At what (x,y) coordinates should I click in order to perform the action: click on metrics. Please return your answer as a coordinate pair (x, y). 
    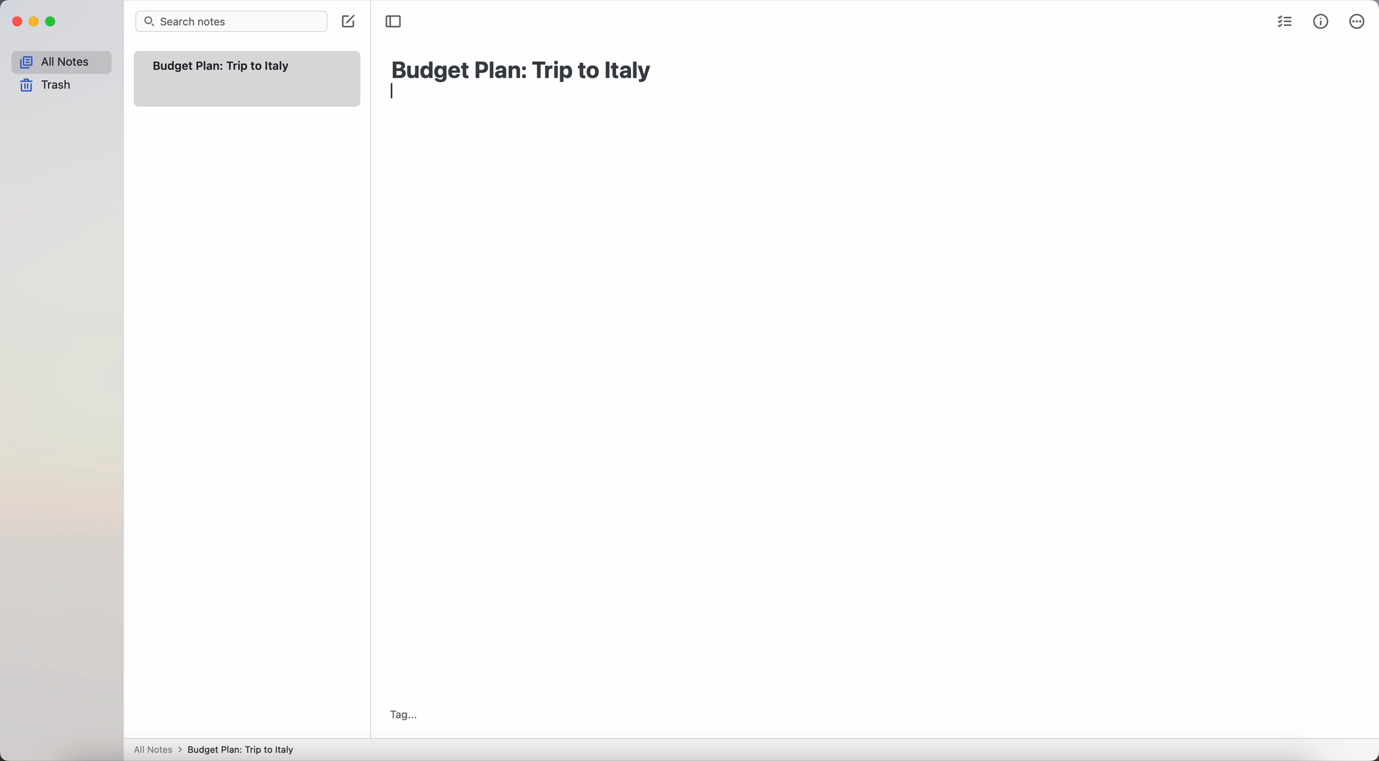
    Looking at the image, I should click on (1321, 23).